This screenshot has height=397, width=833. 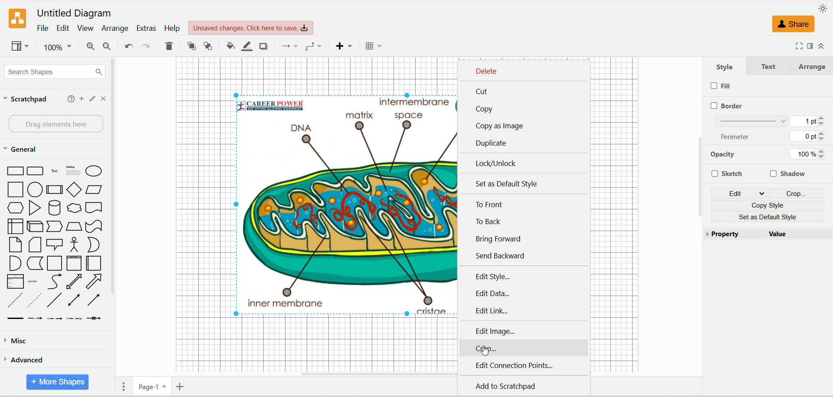 I want to click on 100%, so click(x=58, y=47).